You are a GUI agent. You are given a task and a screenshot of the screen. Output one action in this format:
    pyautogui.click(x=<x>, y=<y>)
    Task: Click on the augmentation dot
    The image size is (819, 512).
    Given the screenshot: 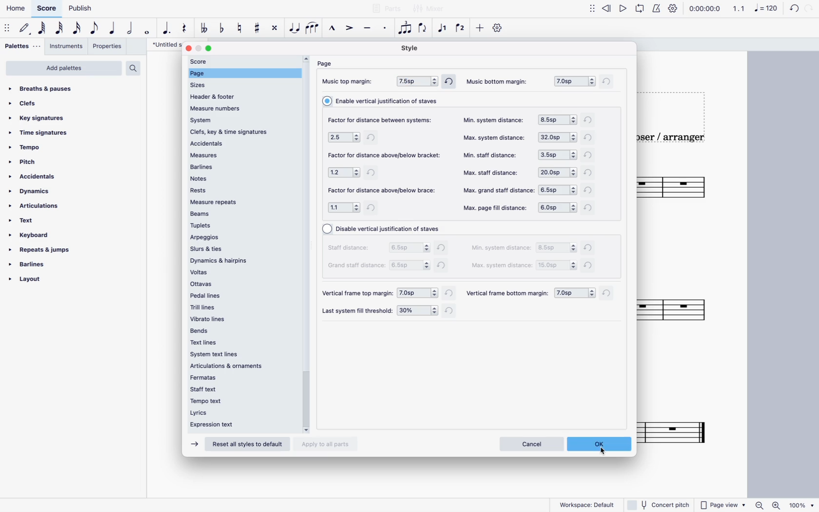 What is the action you would take?
    pyautogui.click(x=167, y=29)
    